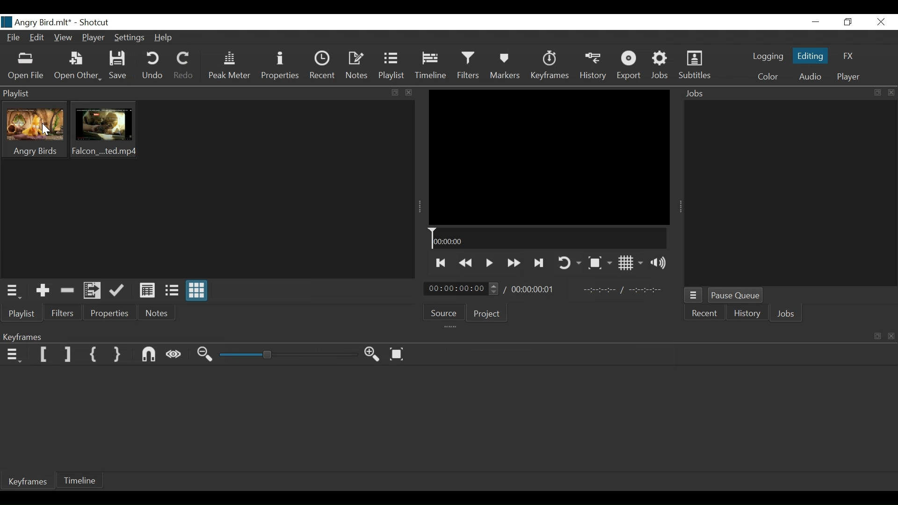  What do you see at coordinates (48, 130) in the screenshot?
I see `Cursor` at bounding box center [48, 130].